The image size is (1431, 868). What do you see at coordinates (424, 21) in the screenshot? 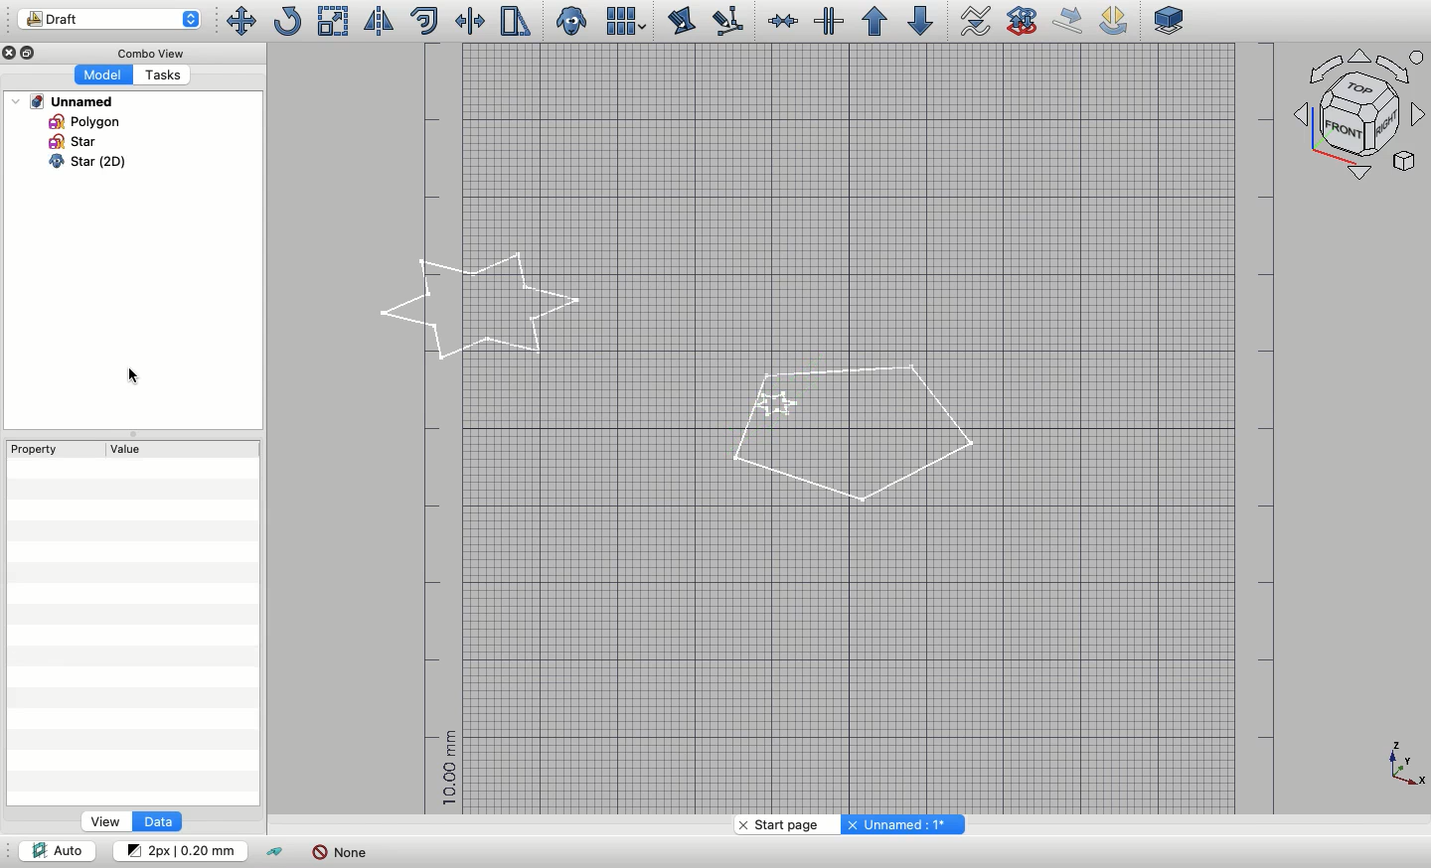
I see `Offset` at bounding box center [424, 21].